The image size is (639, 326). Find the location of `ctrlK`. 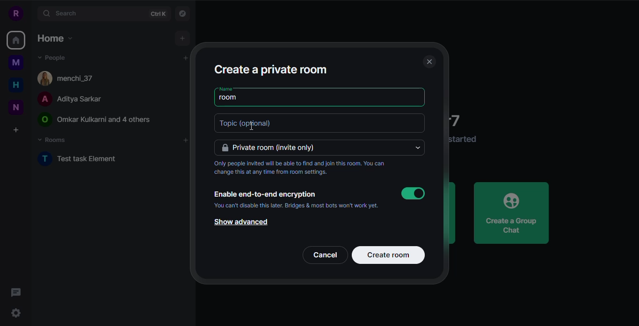

ctrlK is located at coordinates (158, 14).